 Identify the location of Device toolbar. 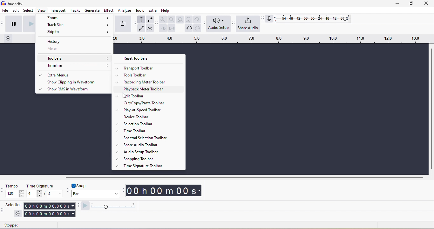
(153, 117).